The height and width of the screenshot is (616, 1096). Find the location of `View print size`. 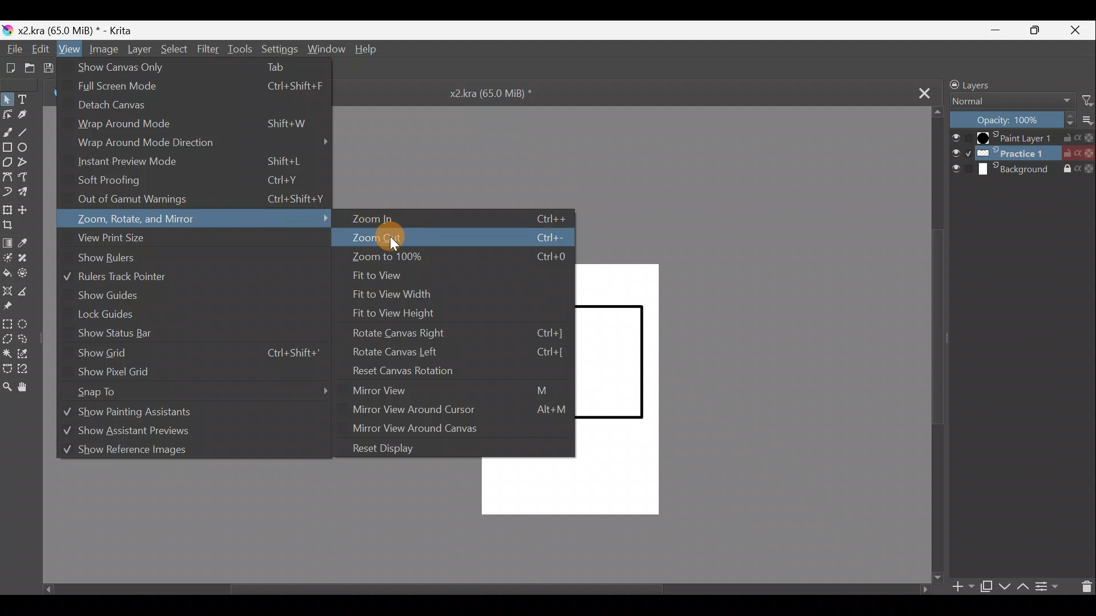

View print size is located at coordinates (196, 240).